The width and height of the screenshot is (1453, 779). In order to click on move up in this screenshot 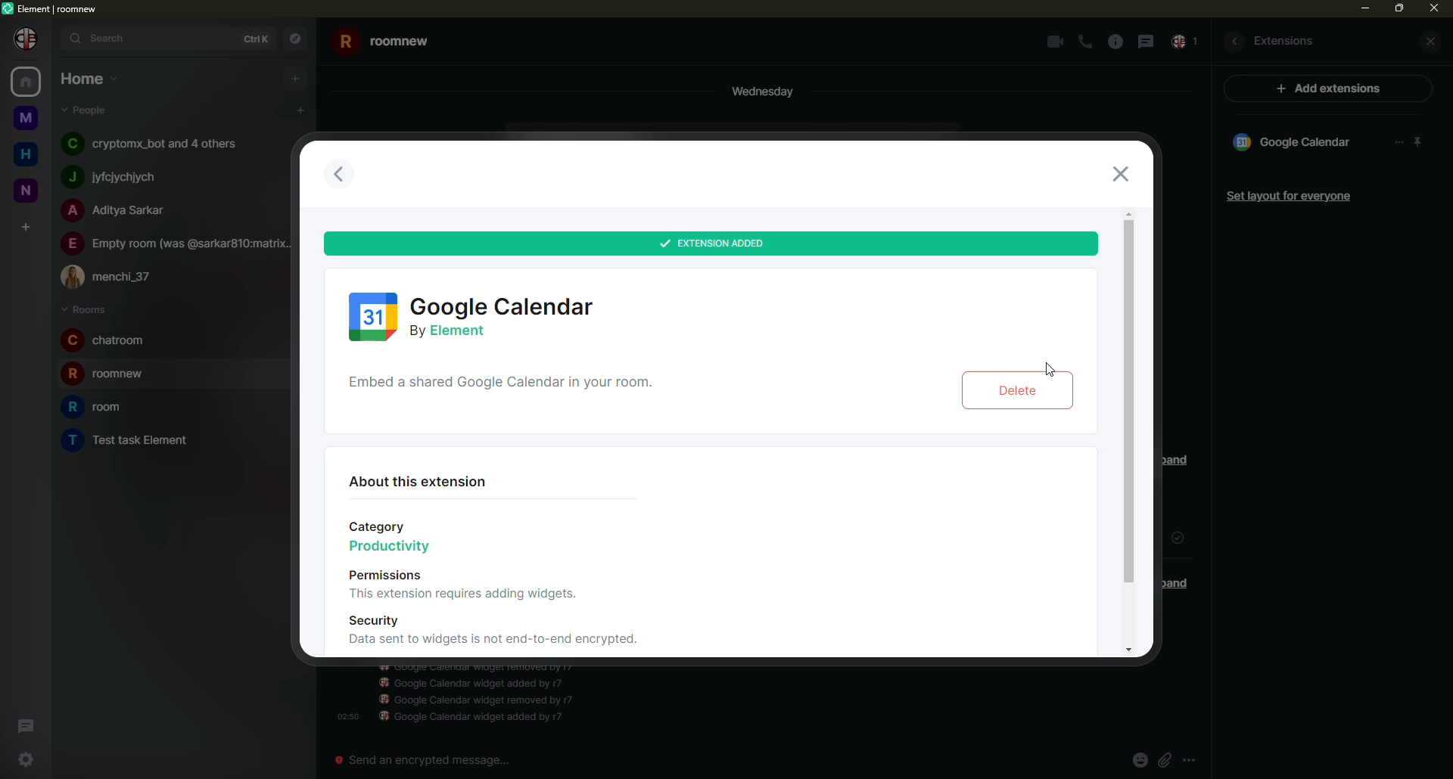, I will do `click(1130, 213)`.